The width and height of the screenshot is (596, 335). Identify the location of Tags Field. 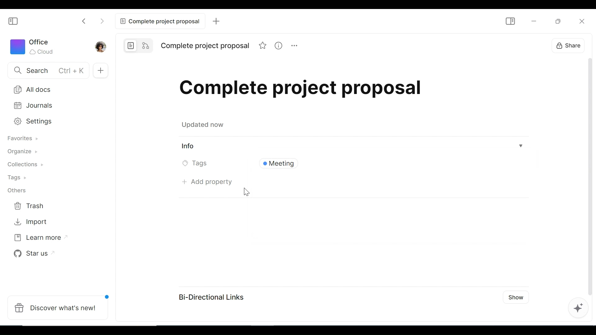
(281, 163).